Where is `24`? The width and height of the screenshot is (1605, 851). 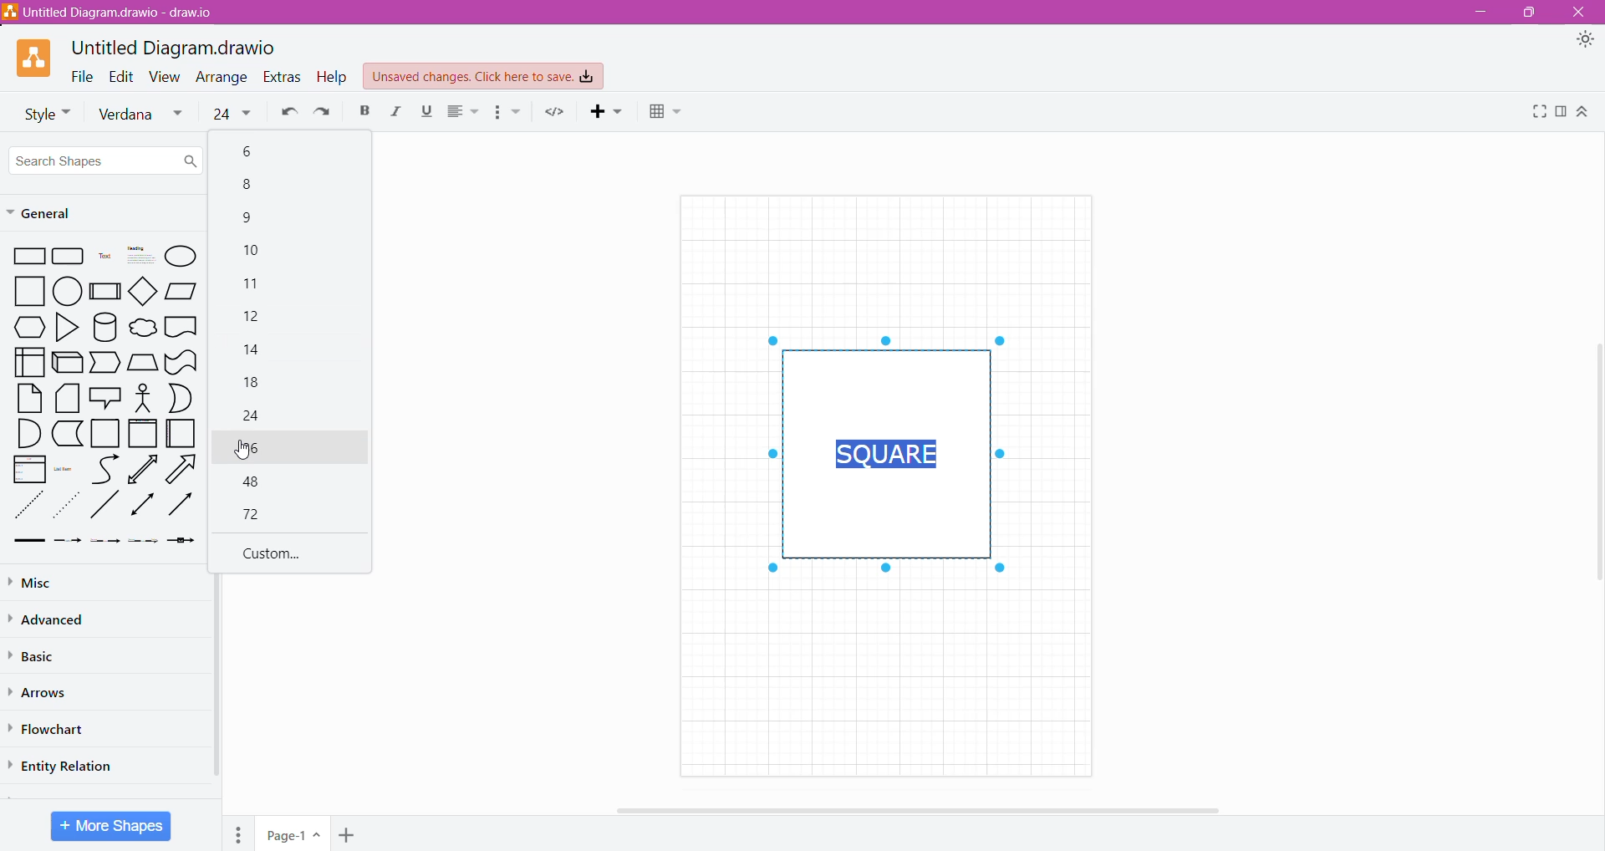 24 is located at coordinates (253, 415).